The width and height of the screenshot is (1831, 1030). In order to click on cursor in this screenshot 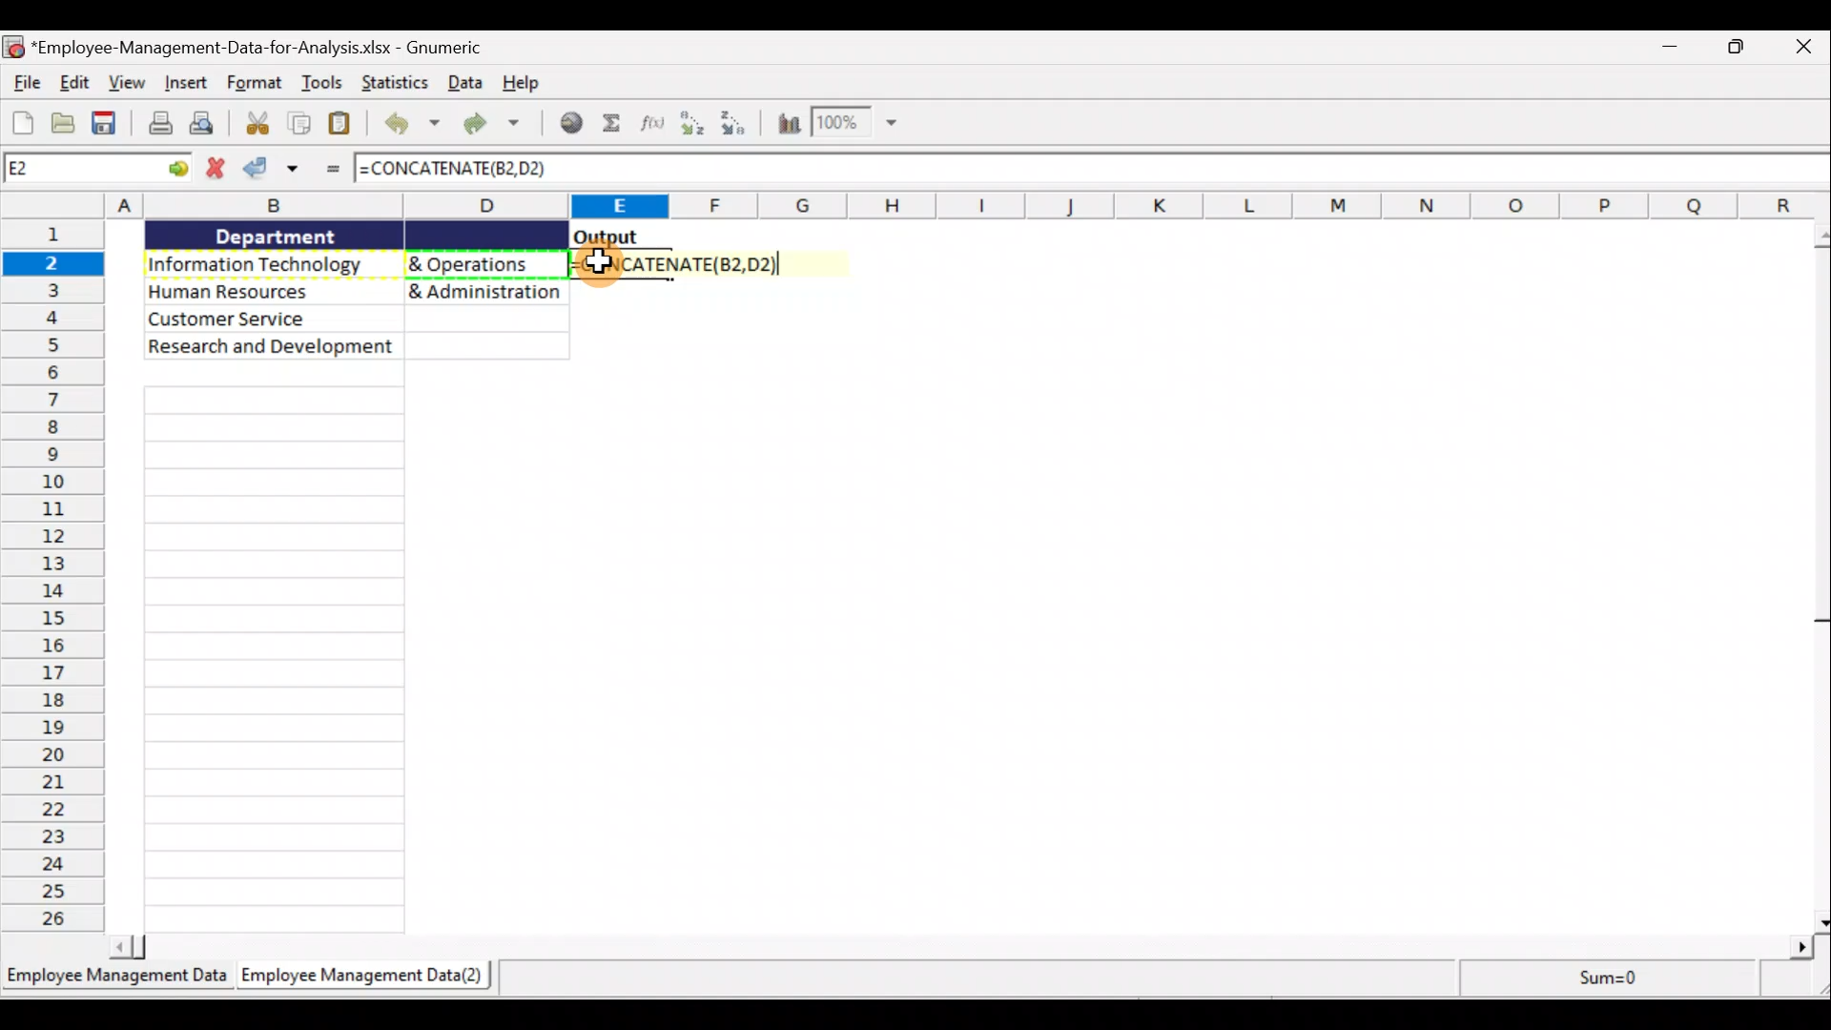, I will do `click(599, 261)`.